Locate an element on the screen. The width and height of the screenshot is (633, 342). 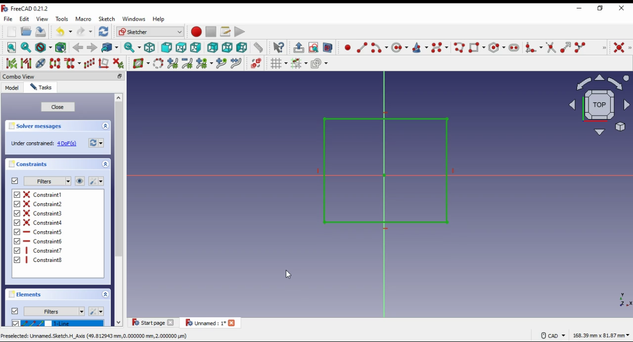
insert knot is located at coordinates (221, 64).